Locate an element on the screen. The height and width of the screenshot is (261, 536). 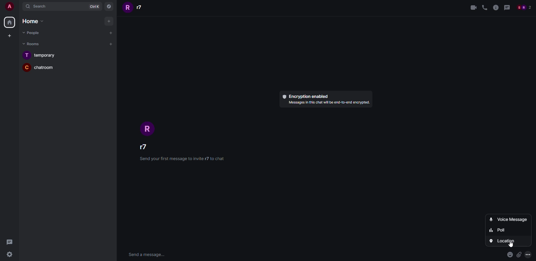
Create a space is located at coordinates (10, 36).